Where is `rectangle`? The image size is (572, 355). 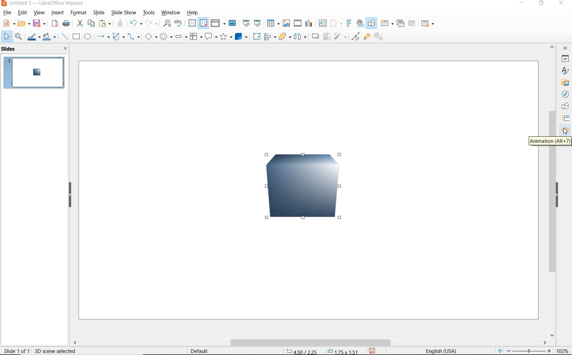
rectangle is located at coordinates (77, 37).